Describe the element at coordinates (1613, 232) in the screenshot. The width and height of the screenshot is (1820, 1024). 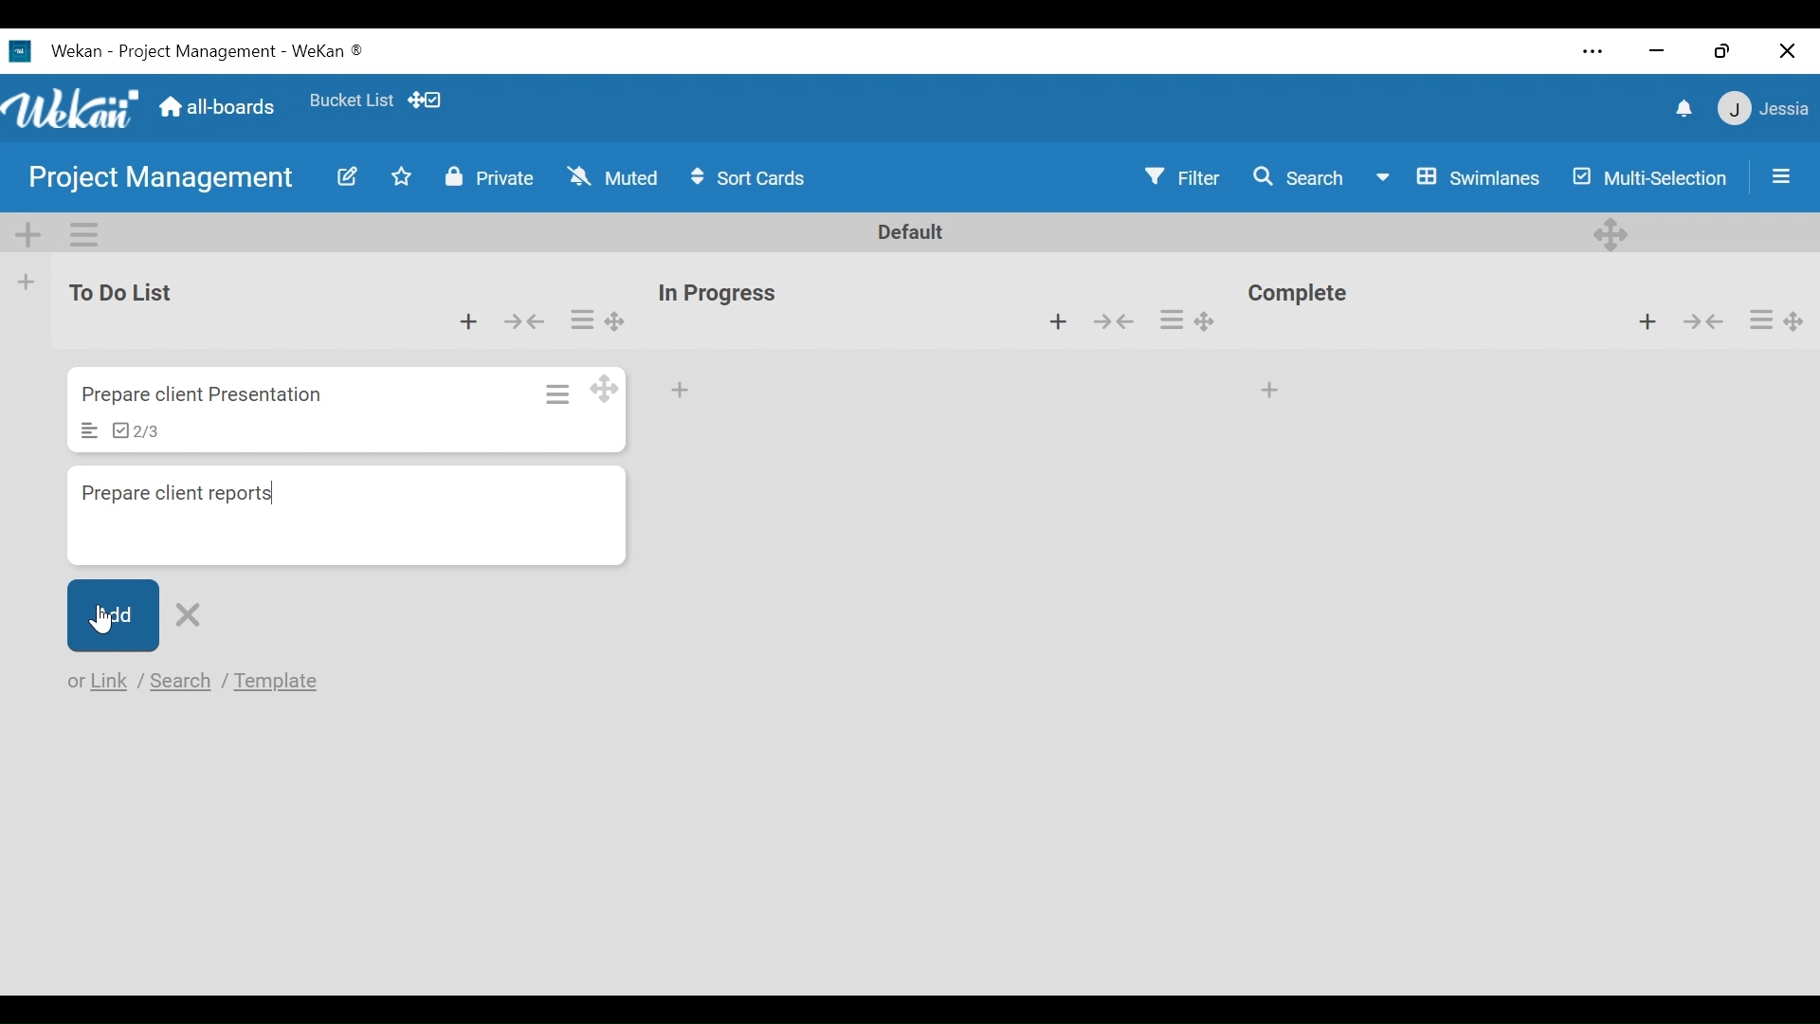
I see `Desktop drag handles` at that location.